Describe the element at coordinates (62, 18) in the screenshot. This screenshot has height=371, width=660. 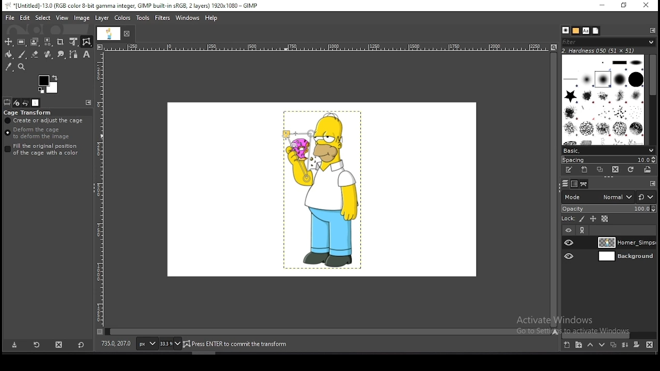
I see `view` at that location.